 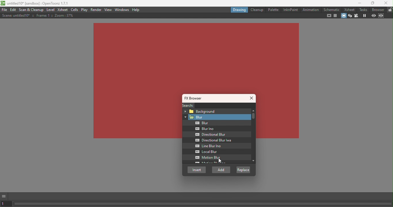 What do you see at coordinates (205, 129) in the screenshot?
I see `Blur inp` at bounding box center [205, 129].